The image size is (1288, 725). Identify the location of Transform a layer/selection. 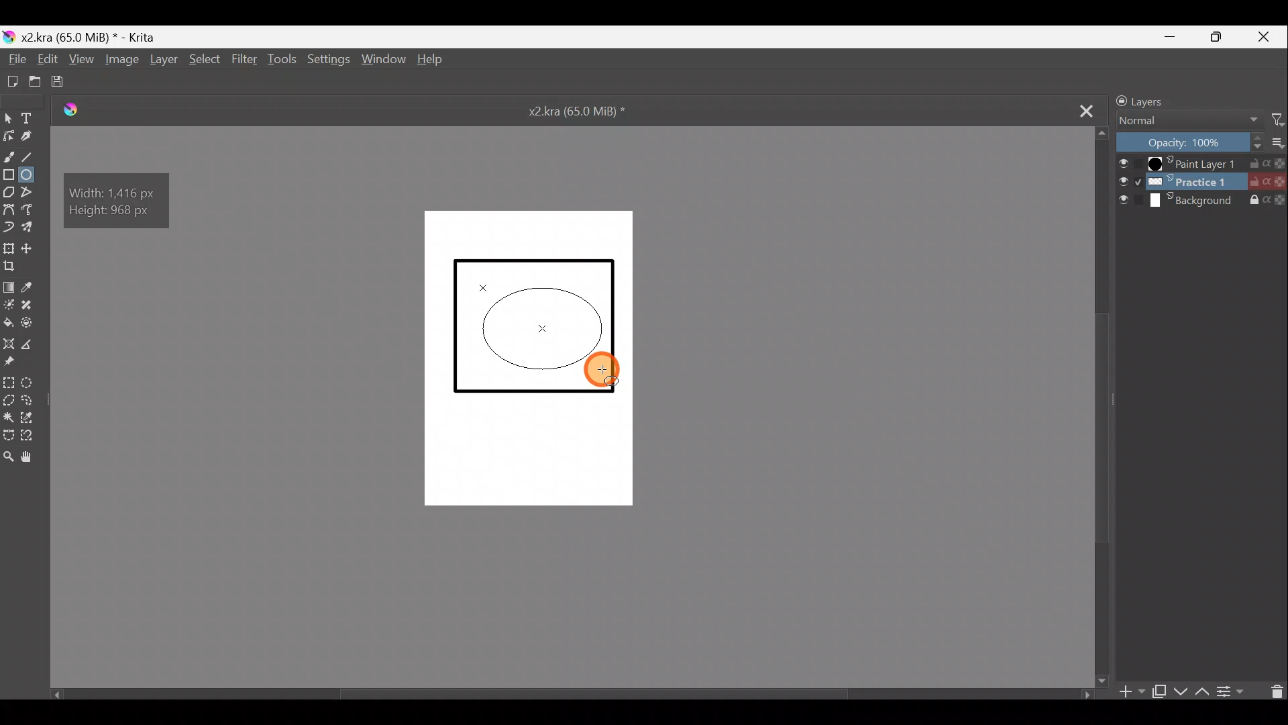
(11, 248).